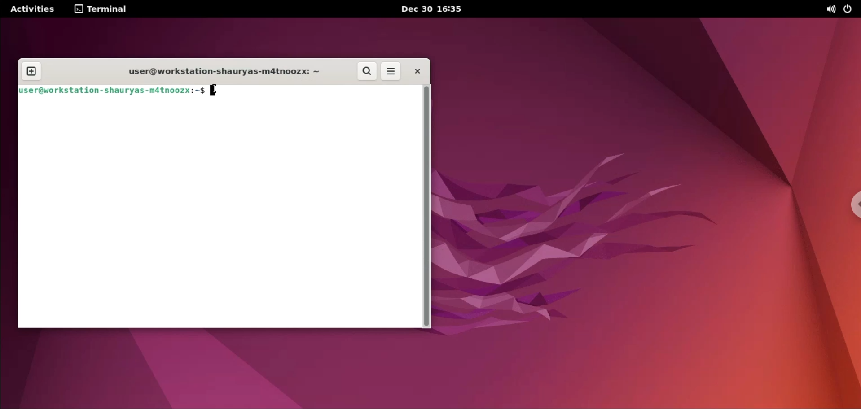  What do you see at coordinates (110, 93) in the screenshot?
I see `user@workstation-shauryas-m4tnoozx:~$` at bounding box center [110, 93].